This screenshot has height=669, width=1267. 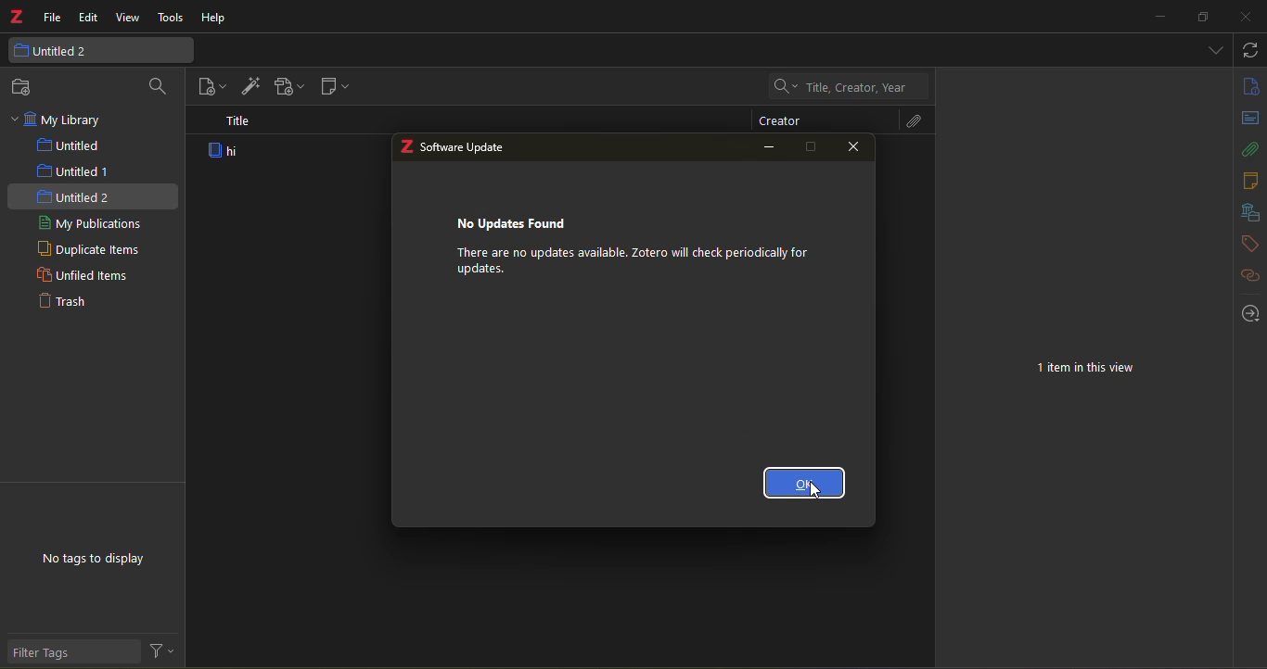 What do you see at coordinates (1248, 211) in the screenshot?
I see `library` at bounding box center [1248, 211].